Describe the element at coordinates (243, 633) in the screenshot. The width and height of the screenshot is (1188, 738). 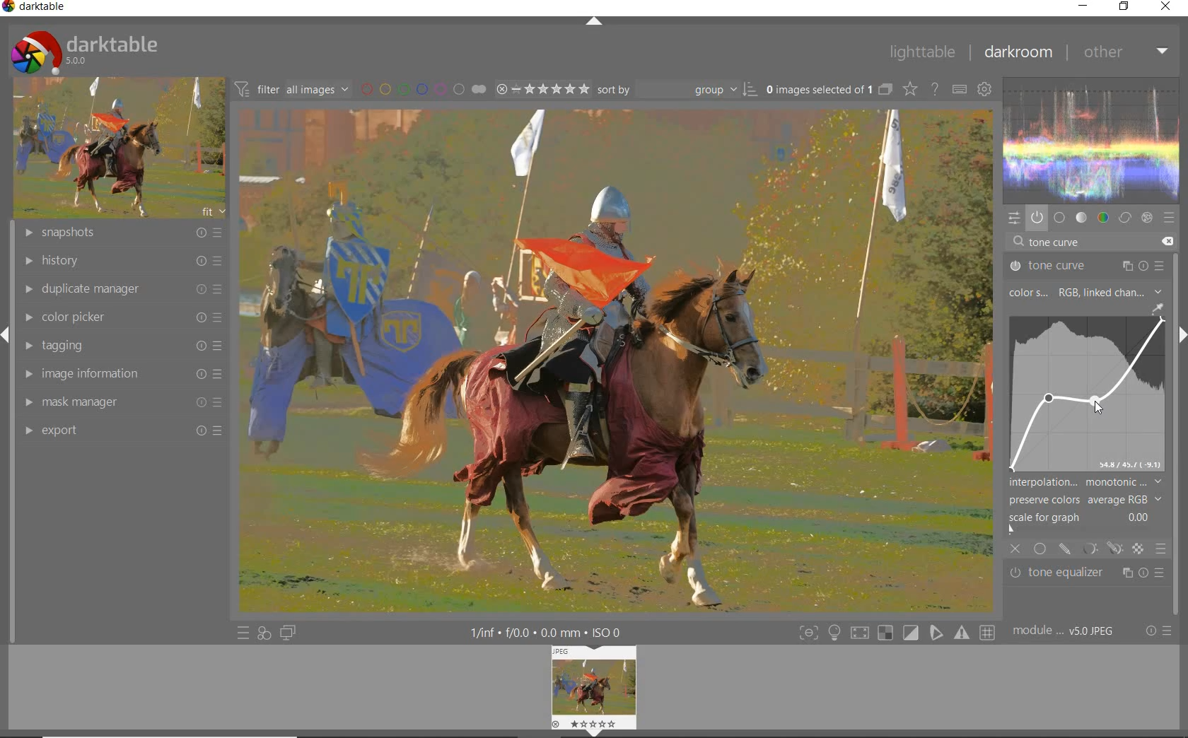
I see `quick access to presets` at that location.